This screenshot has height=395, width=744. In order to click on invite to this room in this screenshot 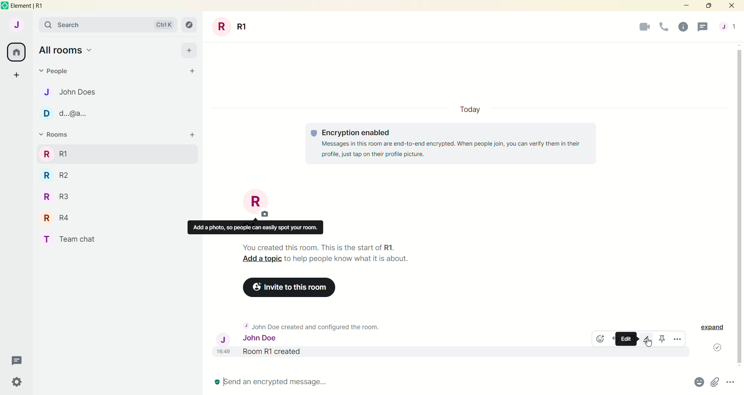, I will do `click(286, 286)`.